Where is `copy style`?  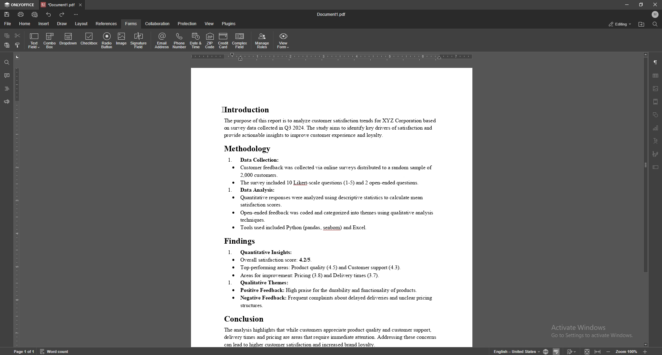
copy style is located at coordinates (17, 46).